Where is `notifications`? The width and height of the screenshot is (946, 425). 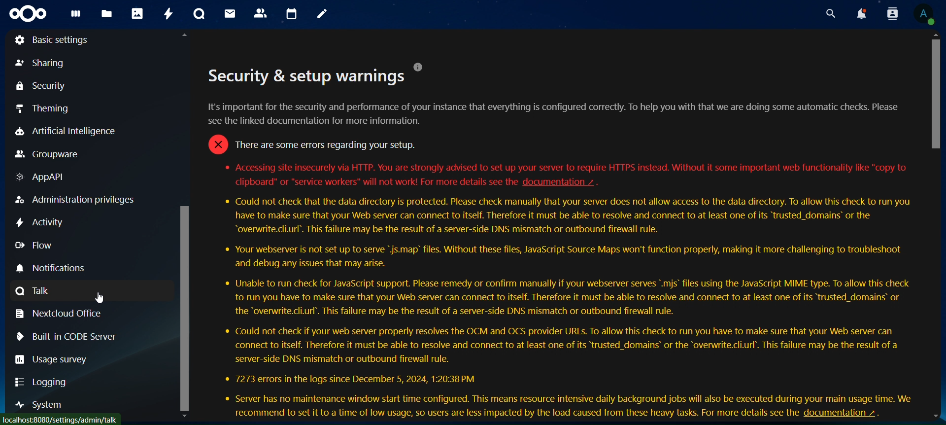
notifications is located at coordinates (860, 14).